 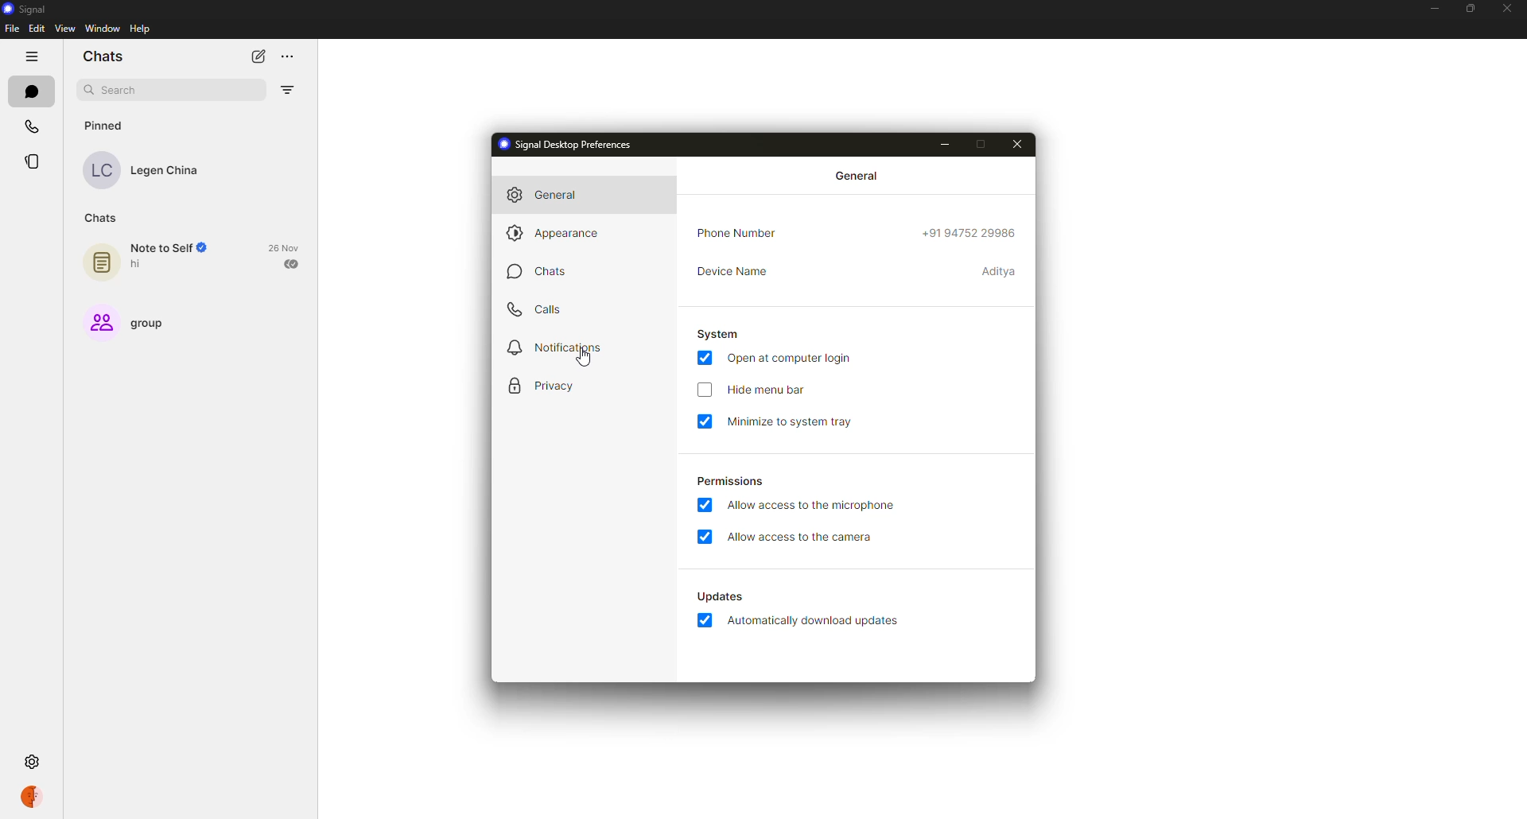 What do you see at coordinates (736, 270) in the screenshot?
I see `device name` at bounding box center [736, 270].